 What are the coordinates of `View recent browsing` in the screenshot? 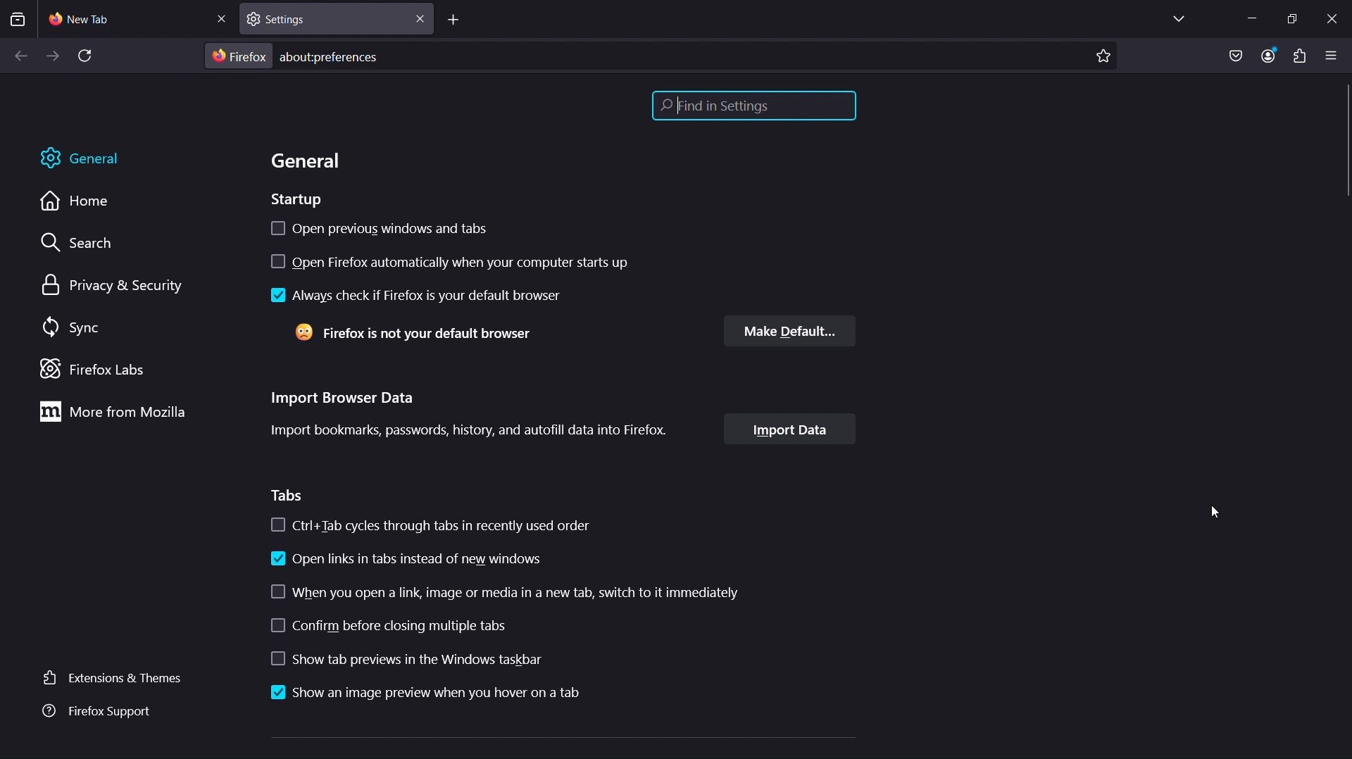 It's located at (20, 20).